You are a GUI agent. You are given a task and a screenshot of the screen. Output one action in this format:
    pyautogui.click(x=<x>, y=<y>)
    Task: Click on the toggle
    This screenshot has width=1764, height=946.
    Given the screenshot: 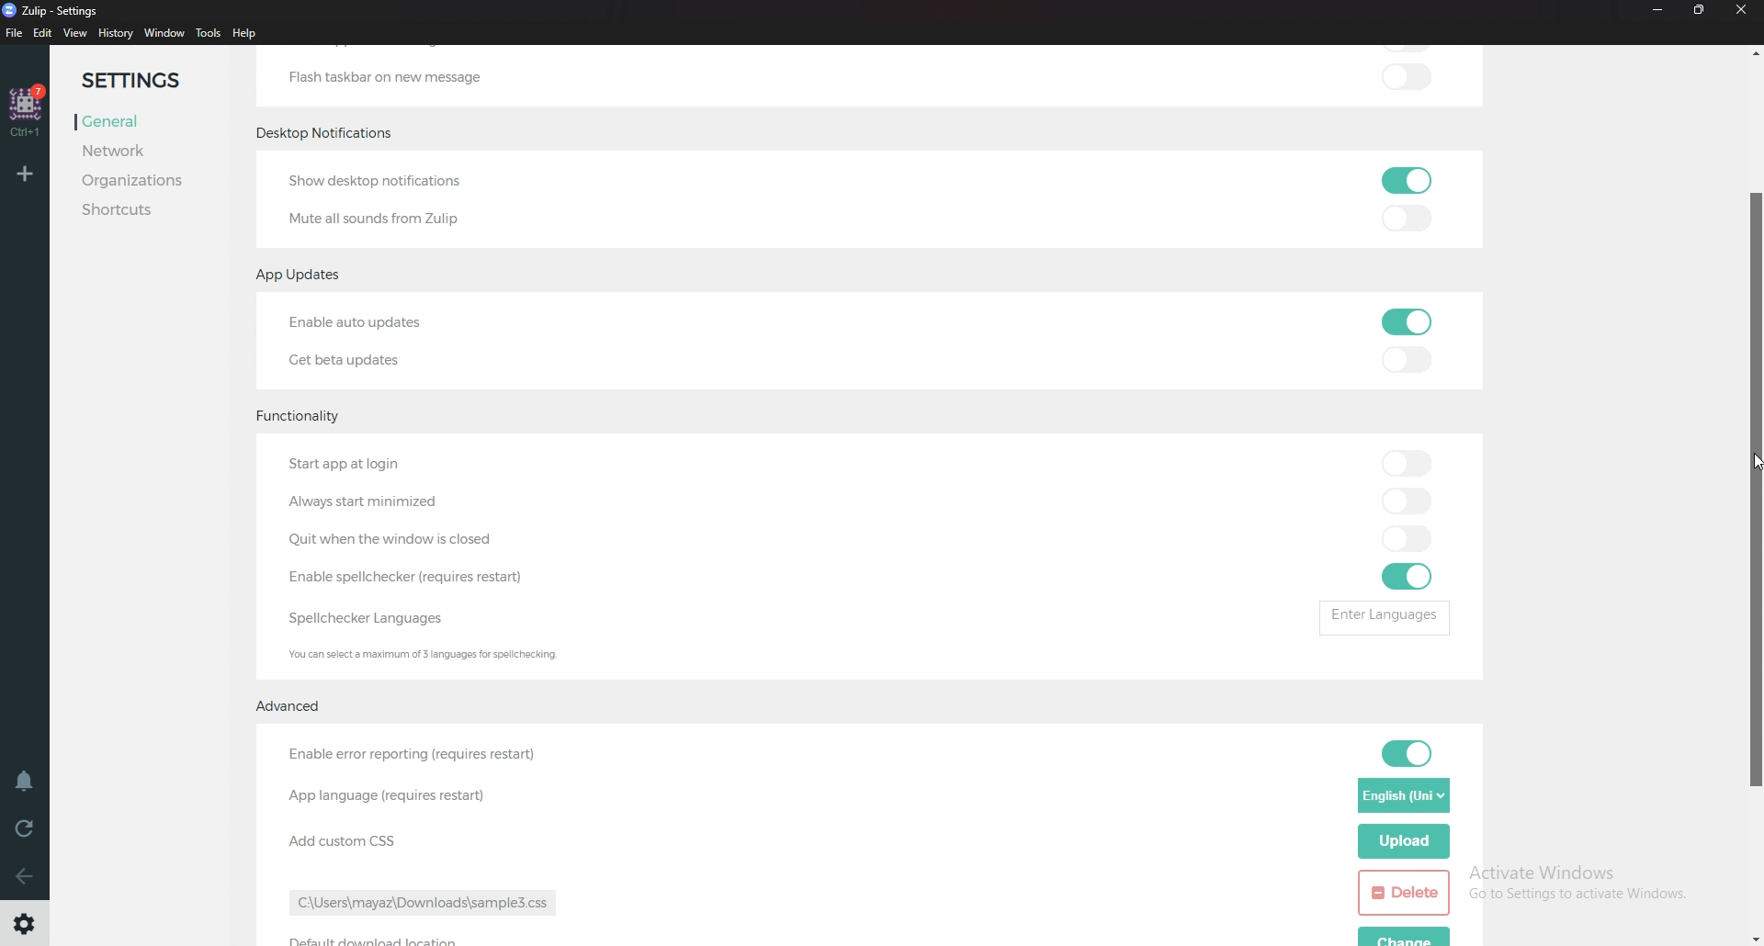 What is the action you would take?
    pyautogui.click(x=1408, y=75)
    